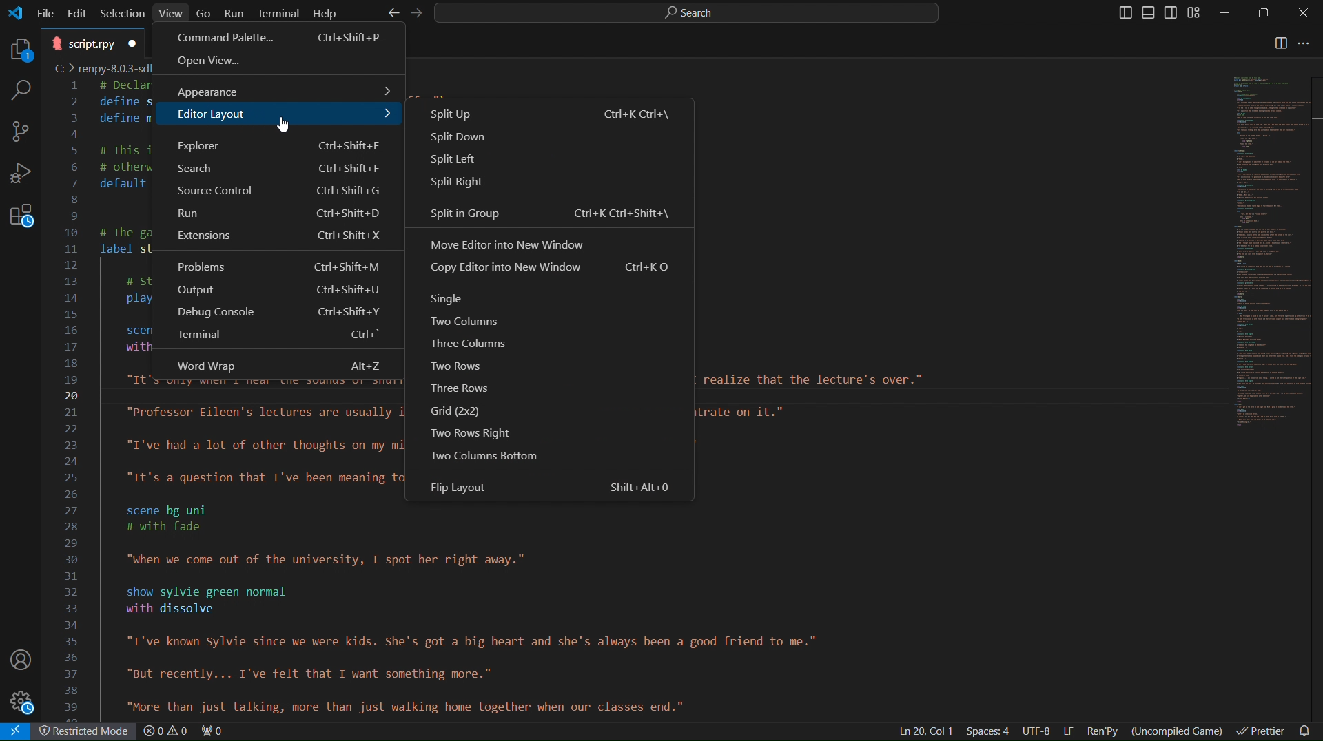  I want to click on LF, so click(1069, 731).